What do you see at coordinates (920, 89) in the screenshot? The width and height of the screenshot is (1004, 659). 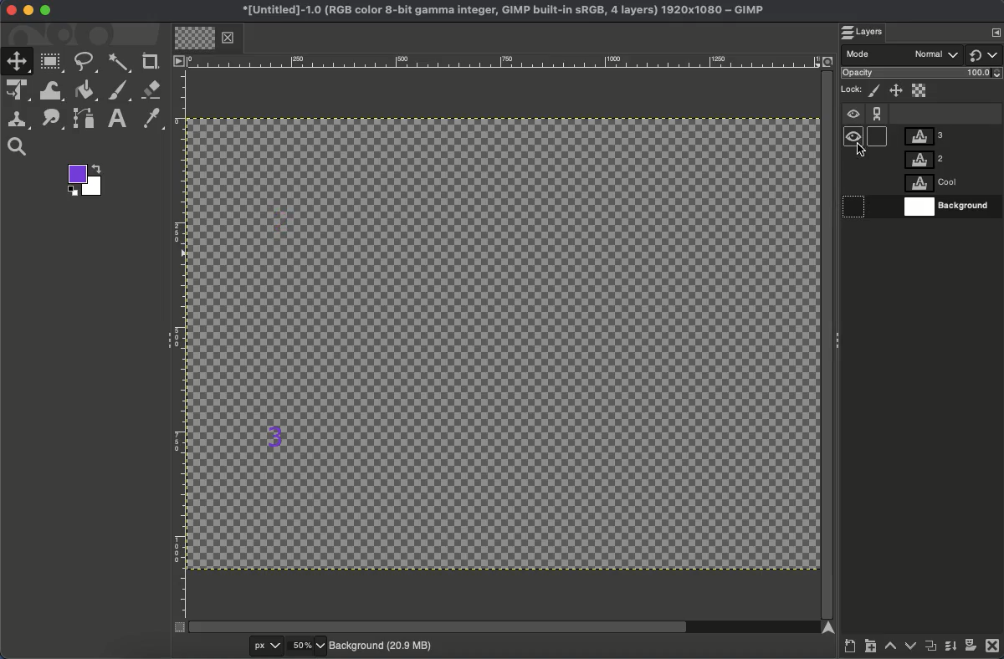 I see `Alpha` at bounding box center [920, 89].